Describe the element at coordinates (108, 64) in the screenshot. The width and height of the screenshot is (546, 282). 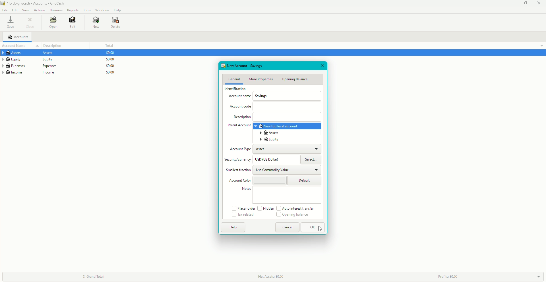
I see `$0` at that location.